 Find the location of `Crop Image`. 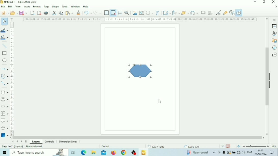

Crop Image is located at coordinates (210, 13).